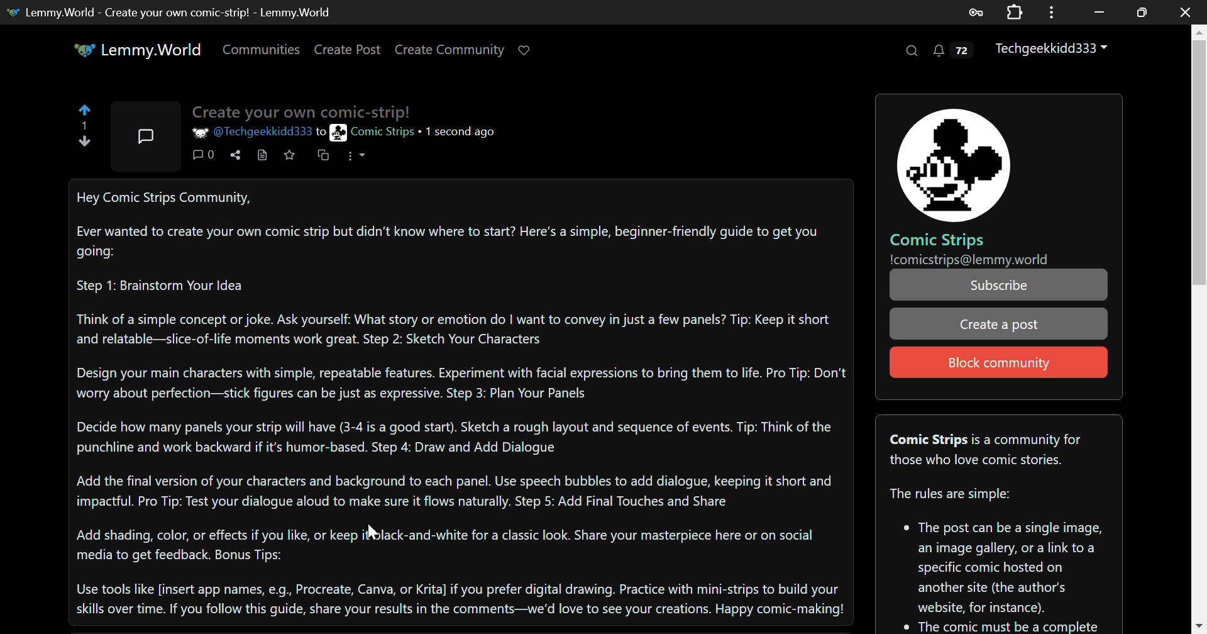 The image size is (1207, 634). What do you see at coordinates (1188, 12) in the screenshot?
I see `Close Window` at bounding box center [1188, 12].